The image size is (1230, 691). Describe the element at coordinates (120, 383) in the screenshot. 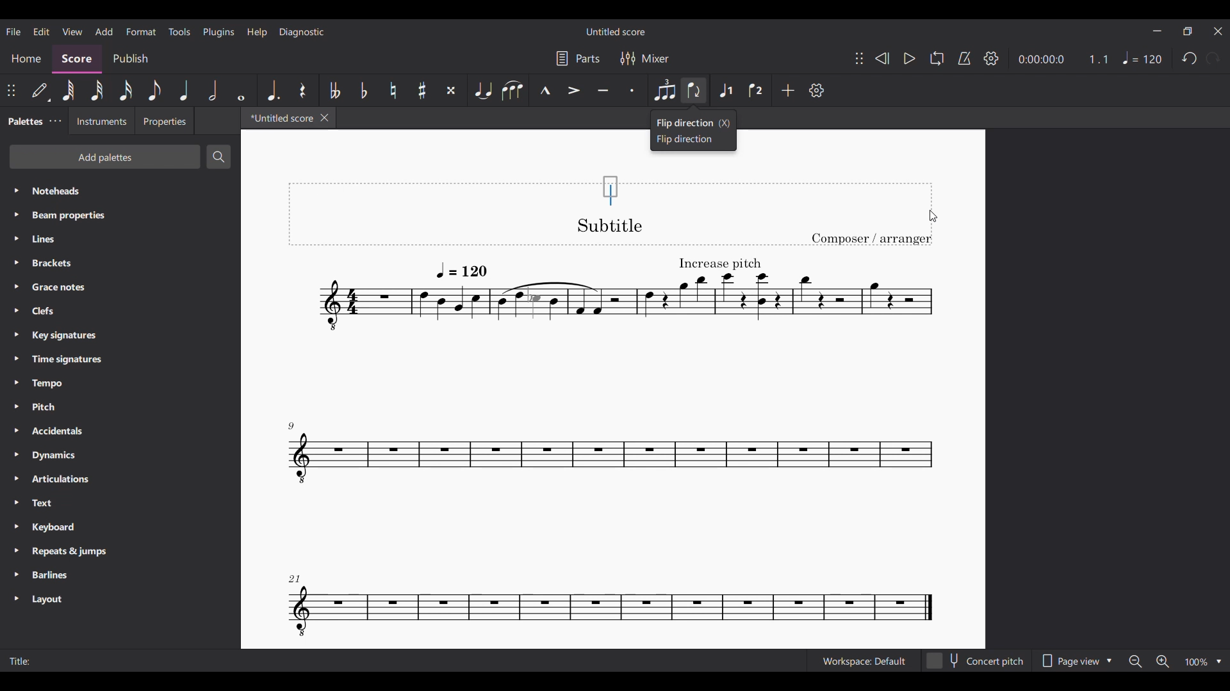

I see `Tempo` at that location.